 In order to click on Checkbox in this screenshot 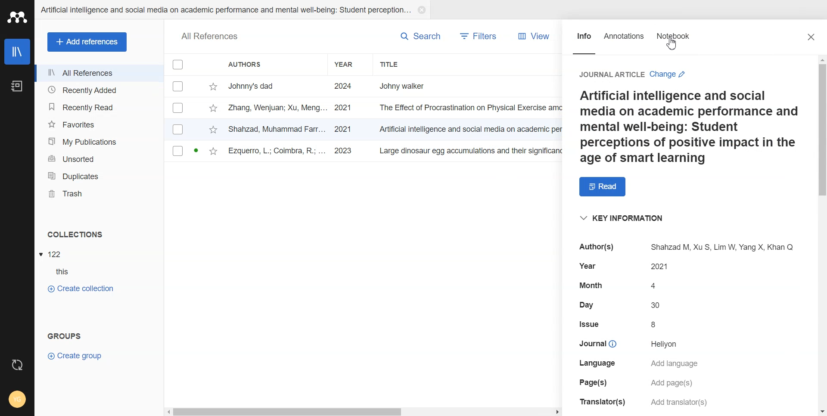, I will do `click(179, 64)`.